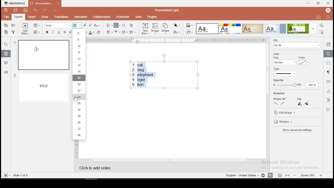 Image resolution: width=334 pixels, height=188 pixels. I want to click on text, so click(165, 75).